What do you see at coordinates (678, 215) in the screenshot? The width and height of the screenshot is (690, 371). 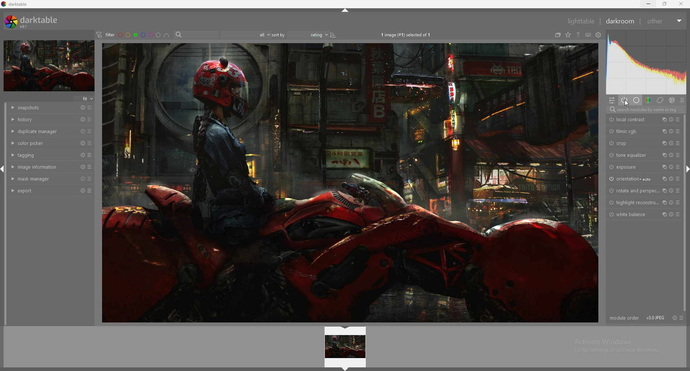 I see `preset` at bounding box center [678, 215].